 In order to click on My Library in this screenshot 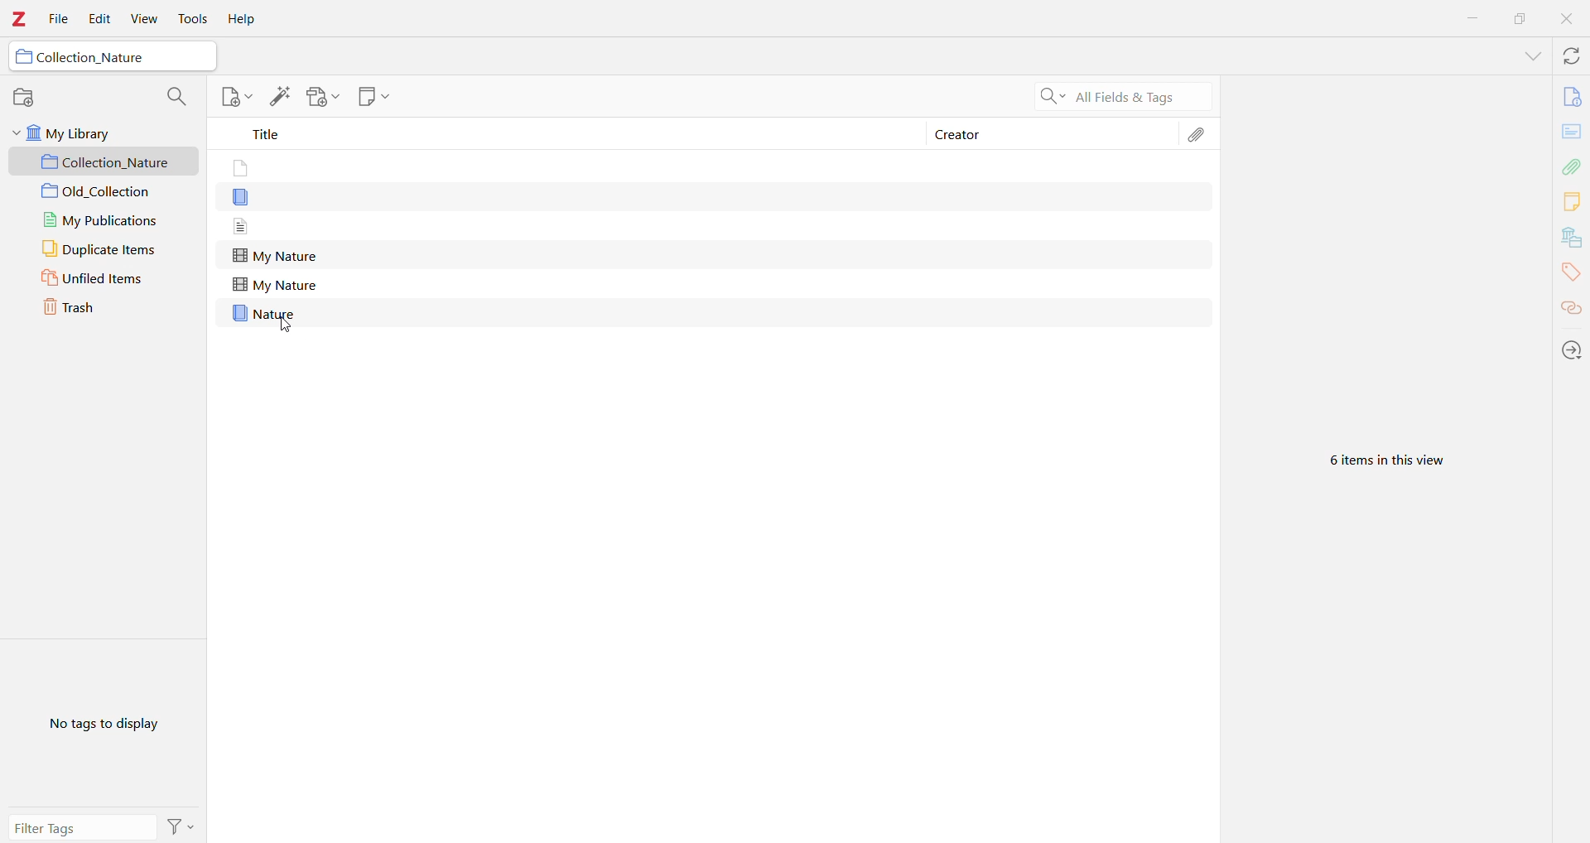, I will do `click(95, 133)`.